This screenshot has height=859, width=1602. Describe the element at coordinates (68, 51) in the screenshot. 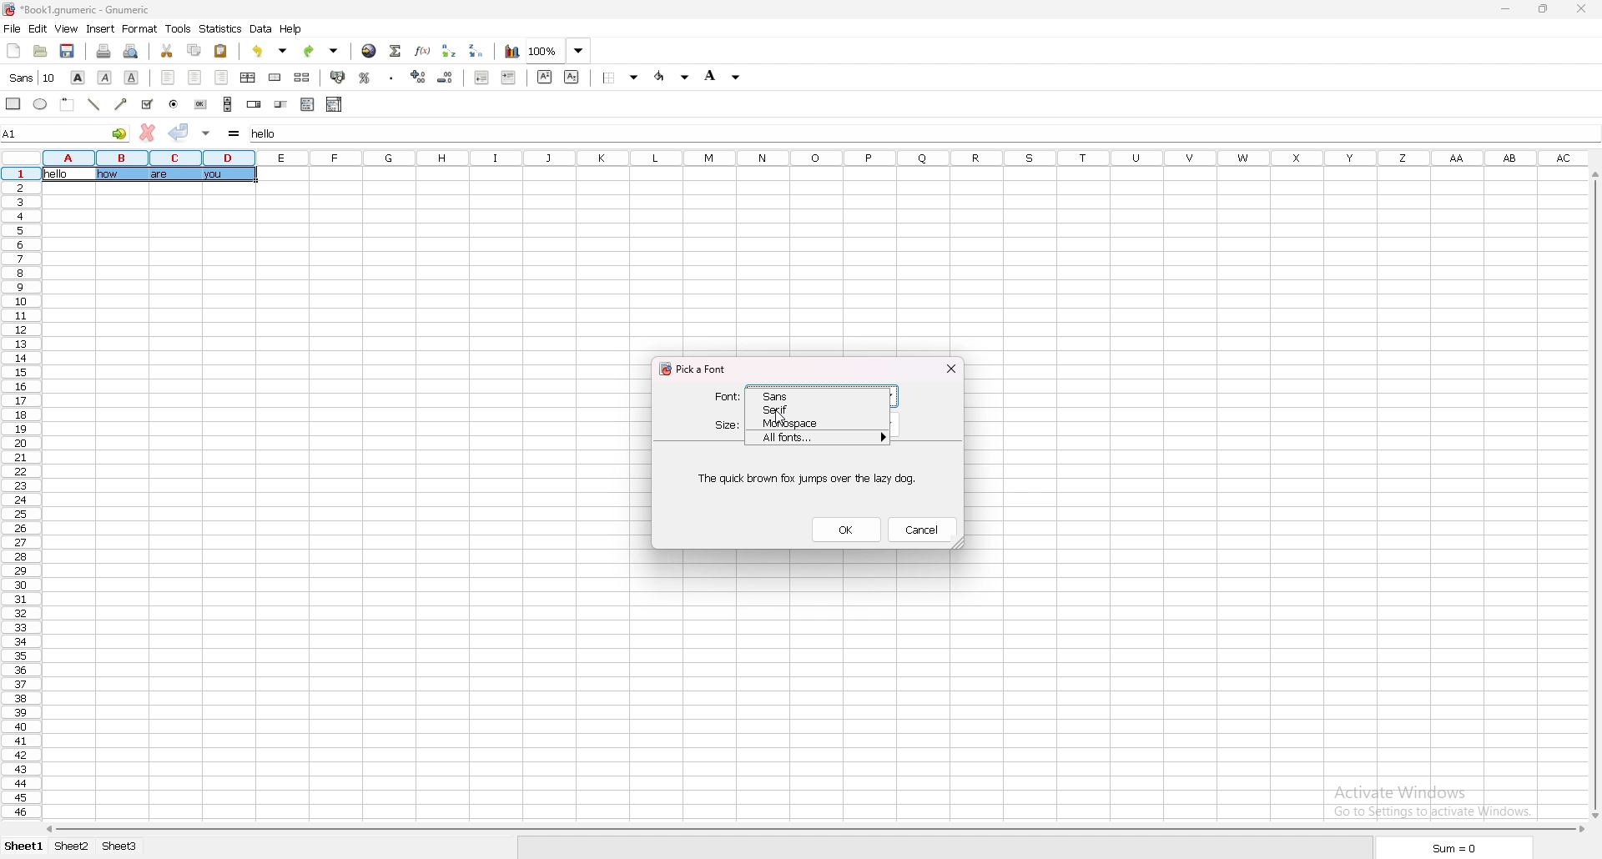

I see `save` at that location.